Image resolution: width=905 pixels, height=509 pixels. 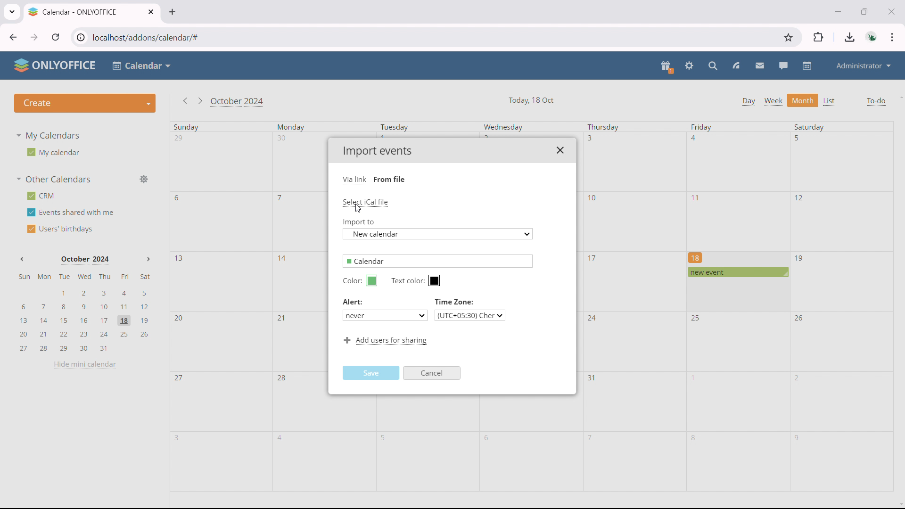 I want to click on Next month, so click(x=148, y=259).